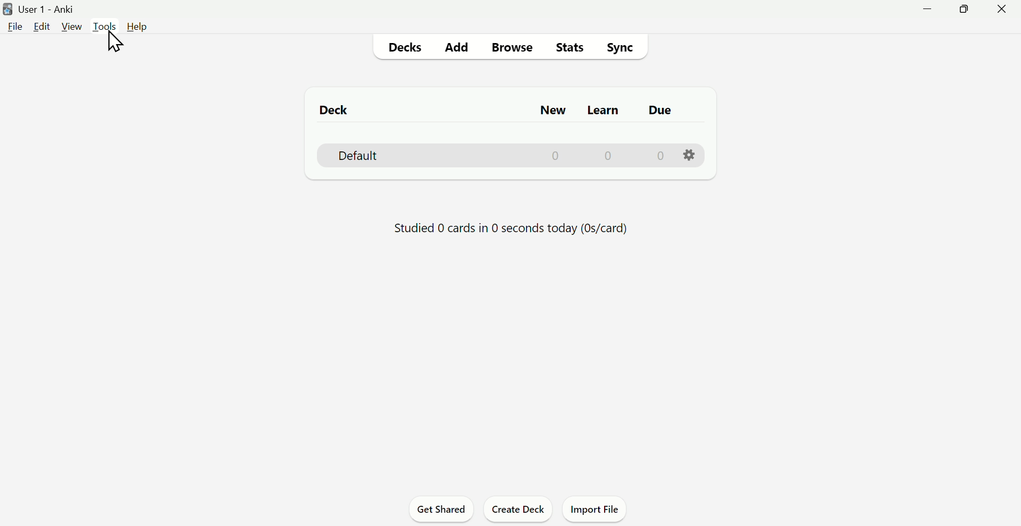  Describe the element at coordinates (511, 228) in the screenshot. I see `Studied 0 cards in 0 seconds today (0s/card)` at that location.